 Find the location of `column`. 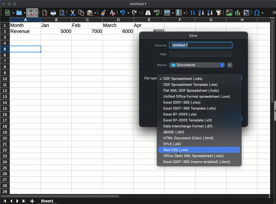

column is located at coordinates (181, 12).